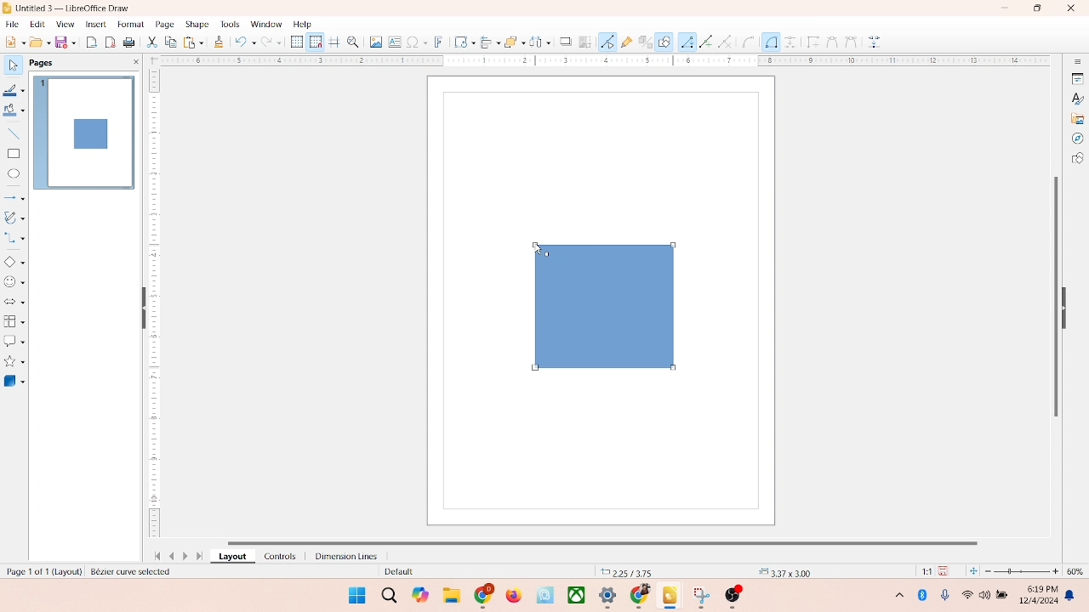 This screenshot has height=612, width=1089. What do you see at coordinates (14, 303) in the screenshot?
I see `block arrow` at bounding box center [14, 303].